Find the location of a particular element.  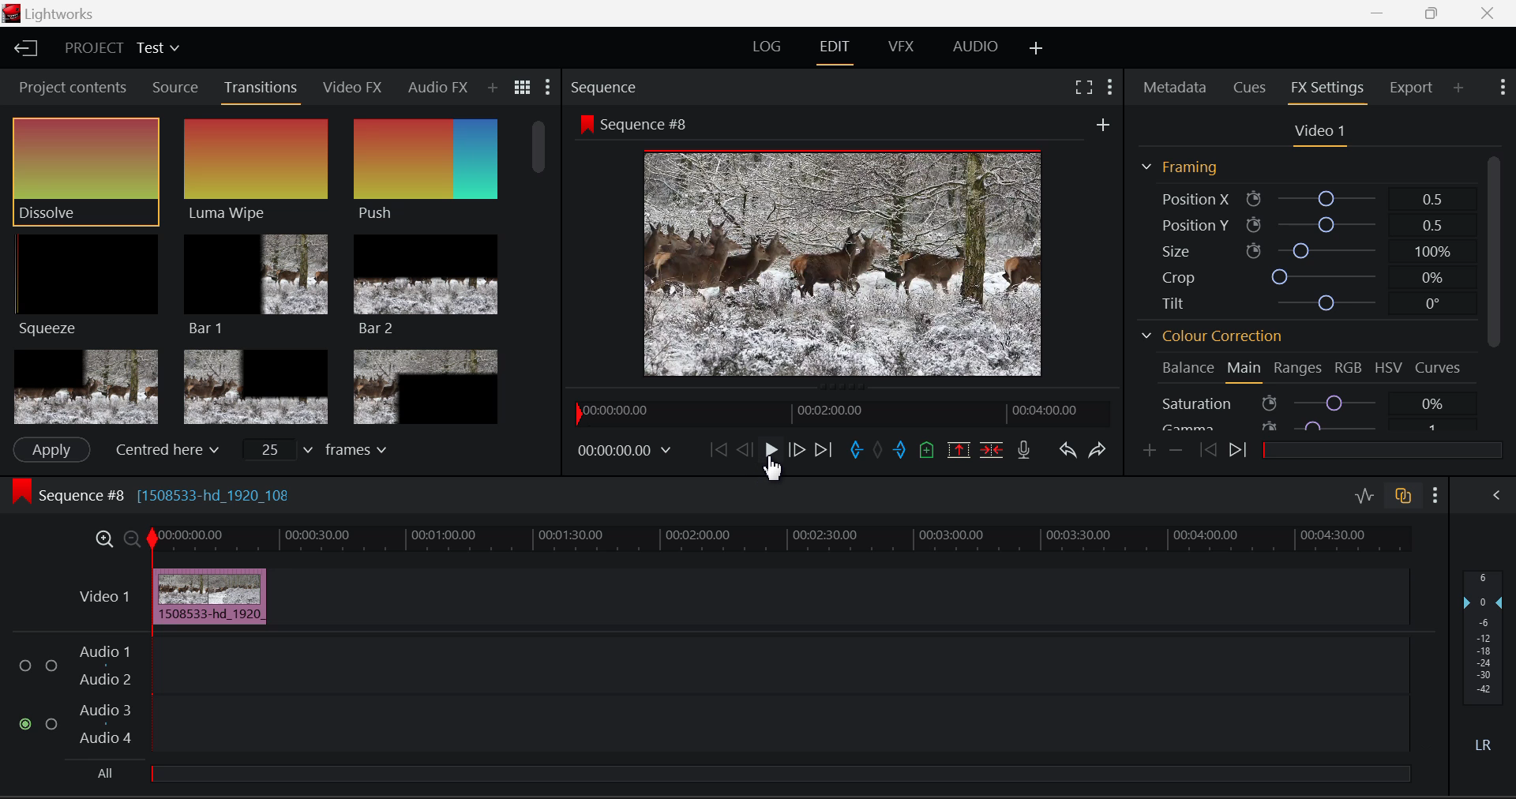

To End is located at coordinates (824, 452).